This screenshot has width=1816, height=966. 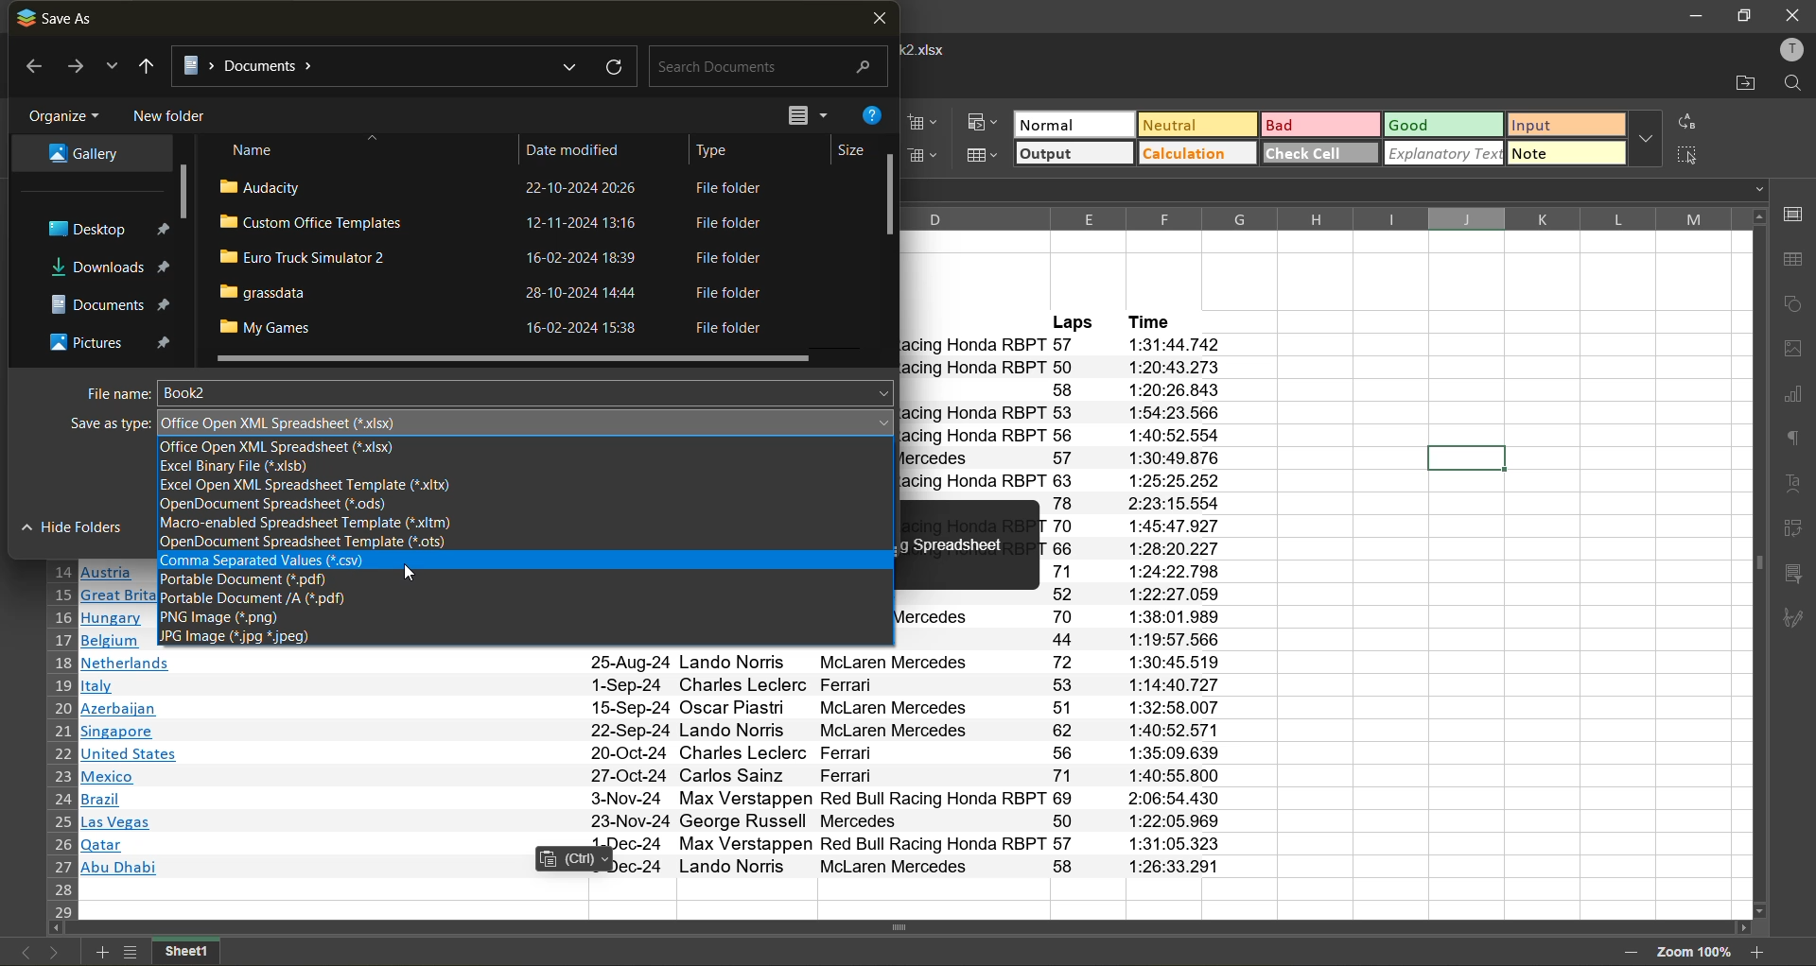 I want to click on table, so click(x=1794, y=263).